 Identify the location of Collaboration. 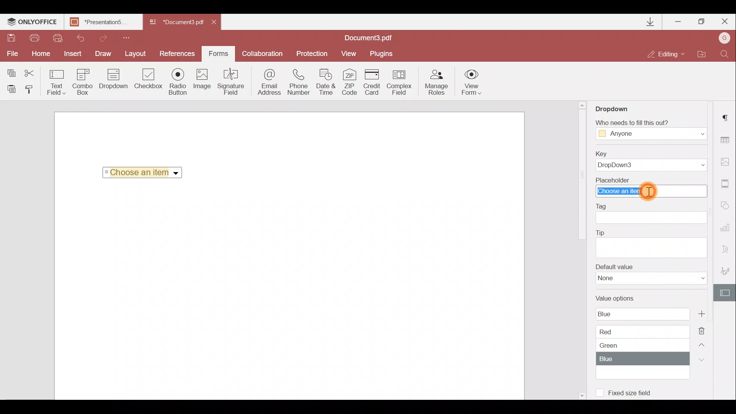
(263, 53).